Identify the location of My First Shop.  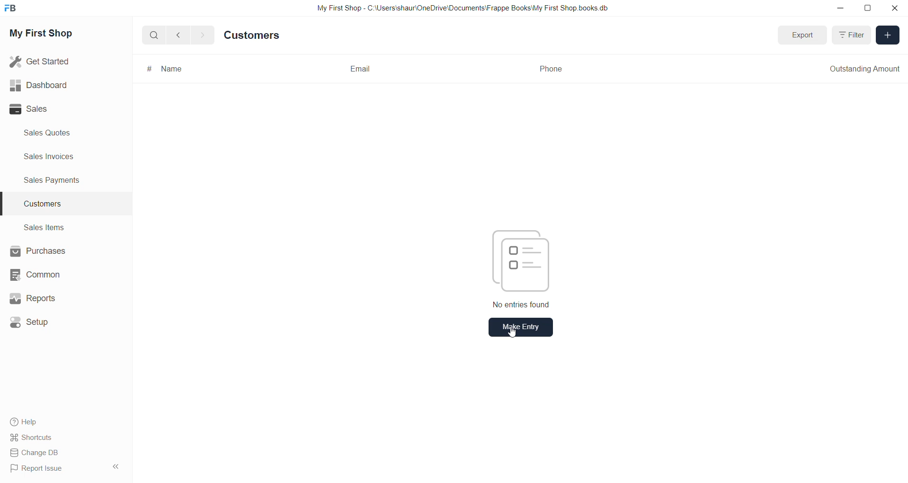
(52, 36).